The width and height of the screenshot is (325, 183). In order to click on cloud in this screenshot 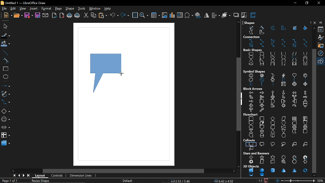, I will do `click(250, 80)`.